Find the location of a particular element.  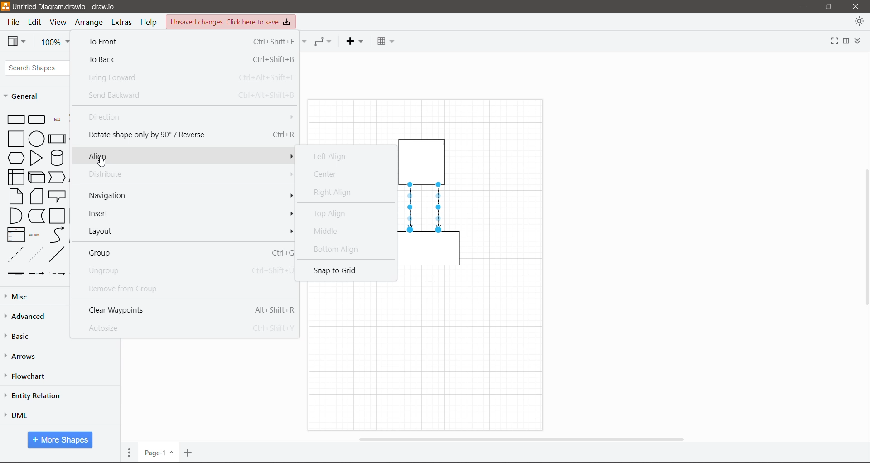

Expand/Collapse is located at coordinates (860, 41).